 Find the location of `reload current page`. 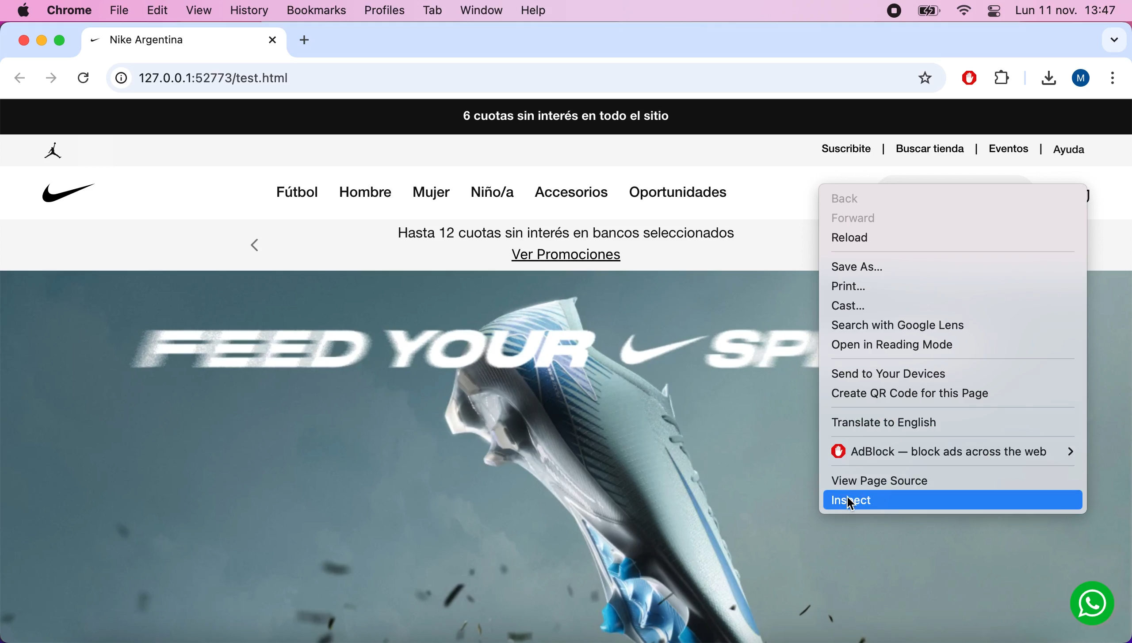

reload current page is located at coordinates (86, 75).